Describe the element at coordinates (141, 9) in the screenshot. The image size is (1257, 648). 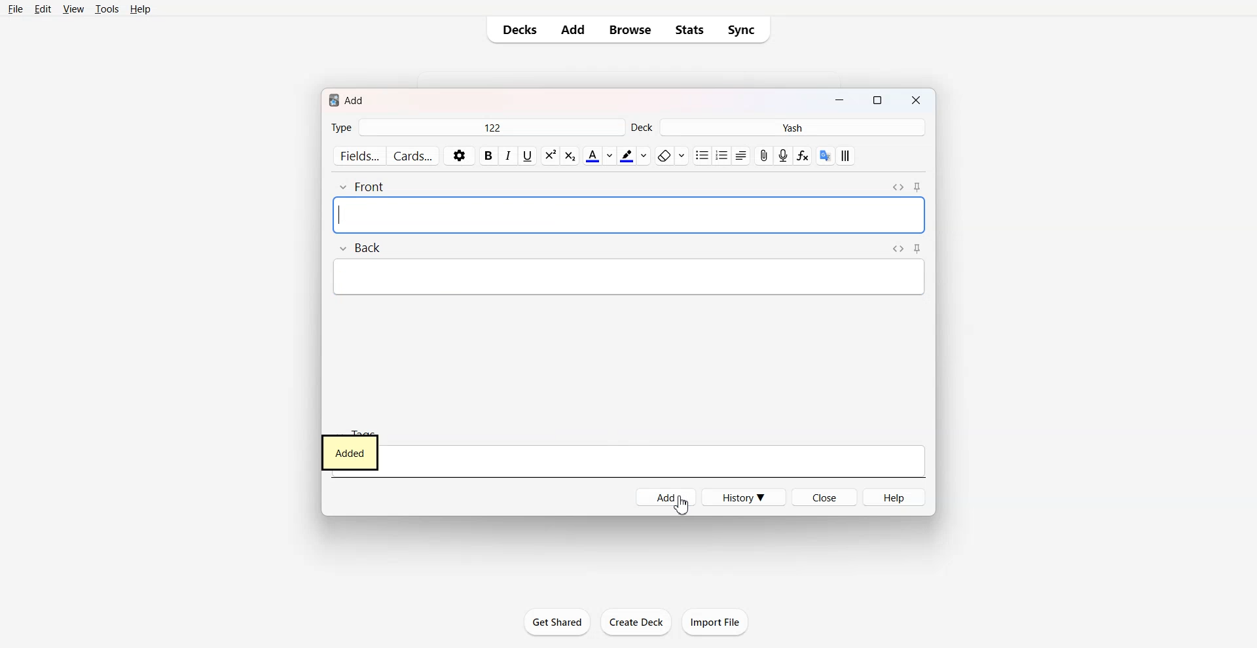
I see `Help` at that location.